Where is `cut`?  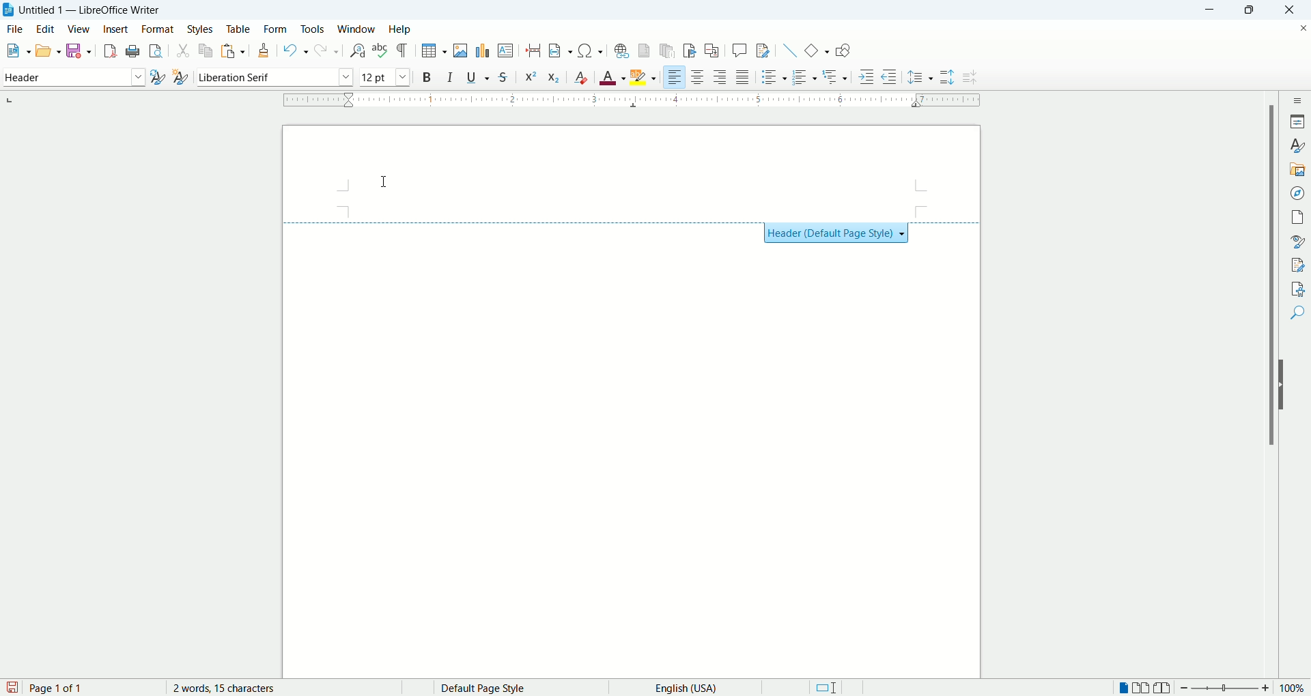 cut is located at coordinates (186, 50).